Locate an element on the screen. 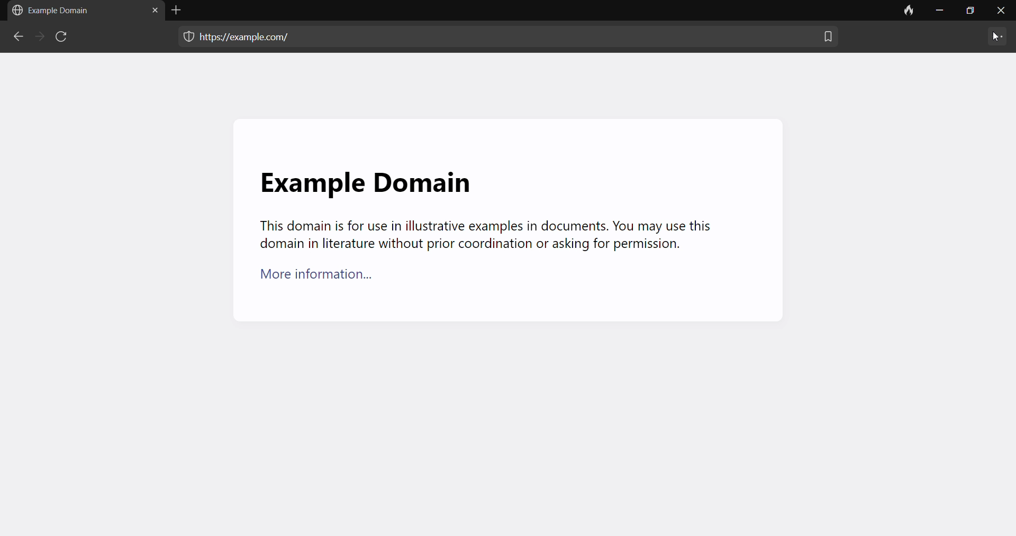 The height and width of the screenshot is (536, 1016). web address is located at coordinates (250, 35).